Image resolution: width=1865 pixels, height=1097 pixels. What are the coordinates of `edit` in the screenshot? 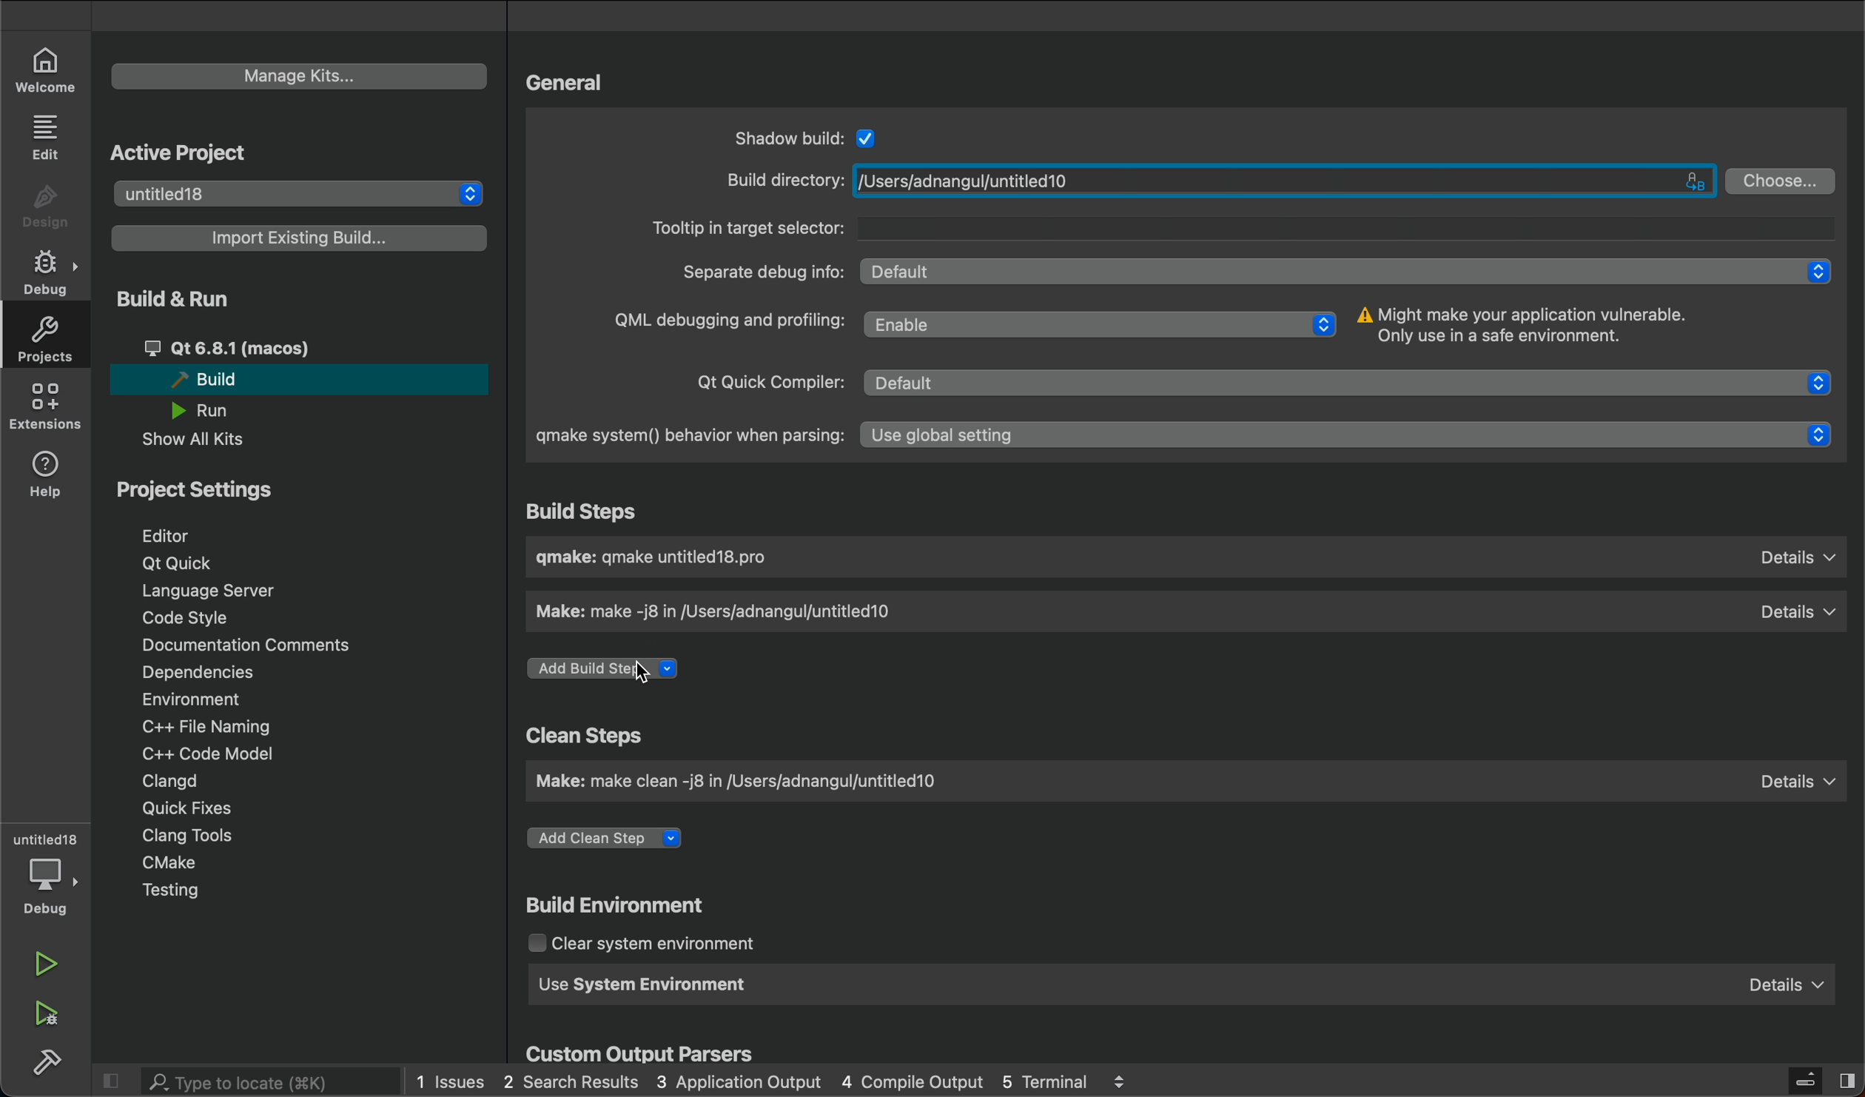 It's located at (44, 137).